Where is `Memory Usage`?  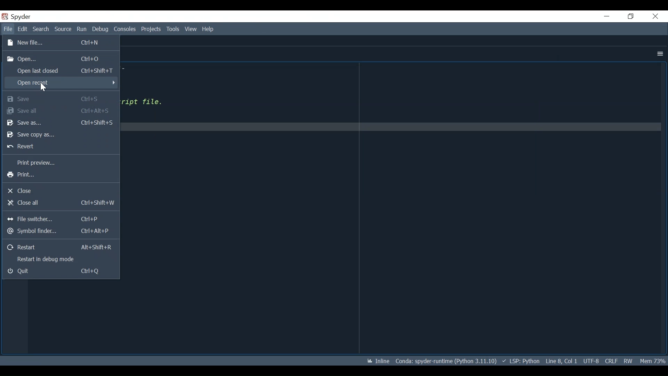
Memory Usage is located at coordinates (653, 360).